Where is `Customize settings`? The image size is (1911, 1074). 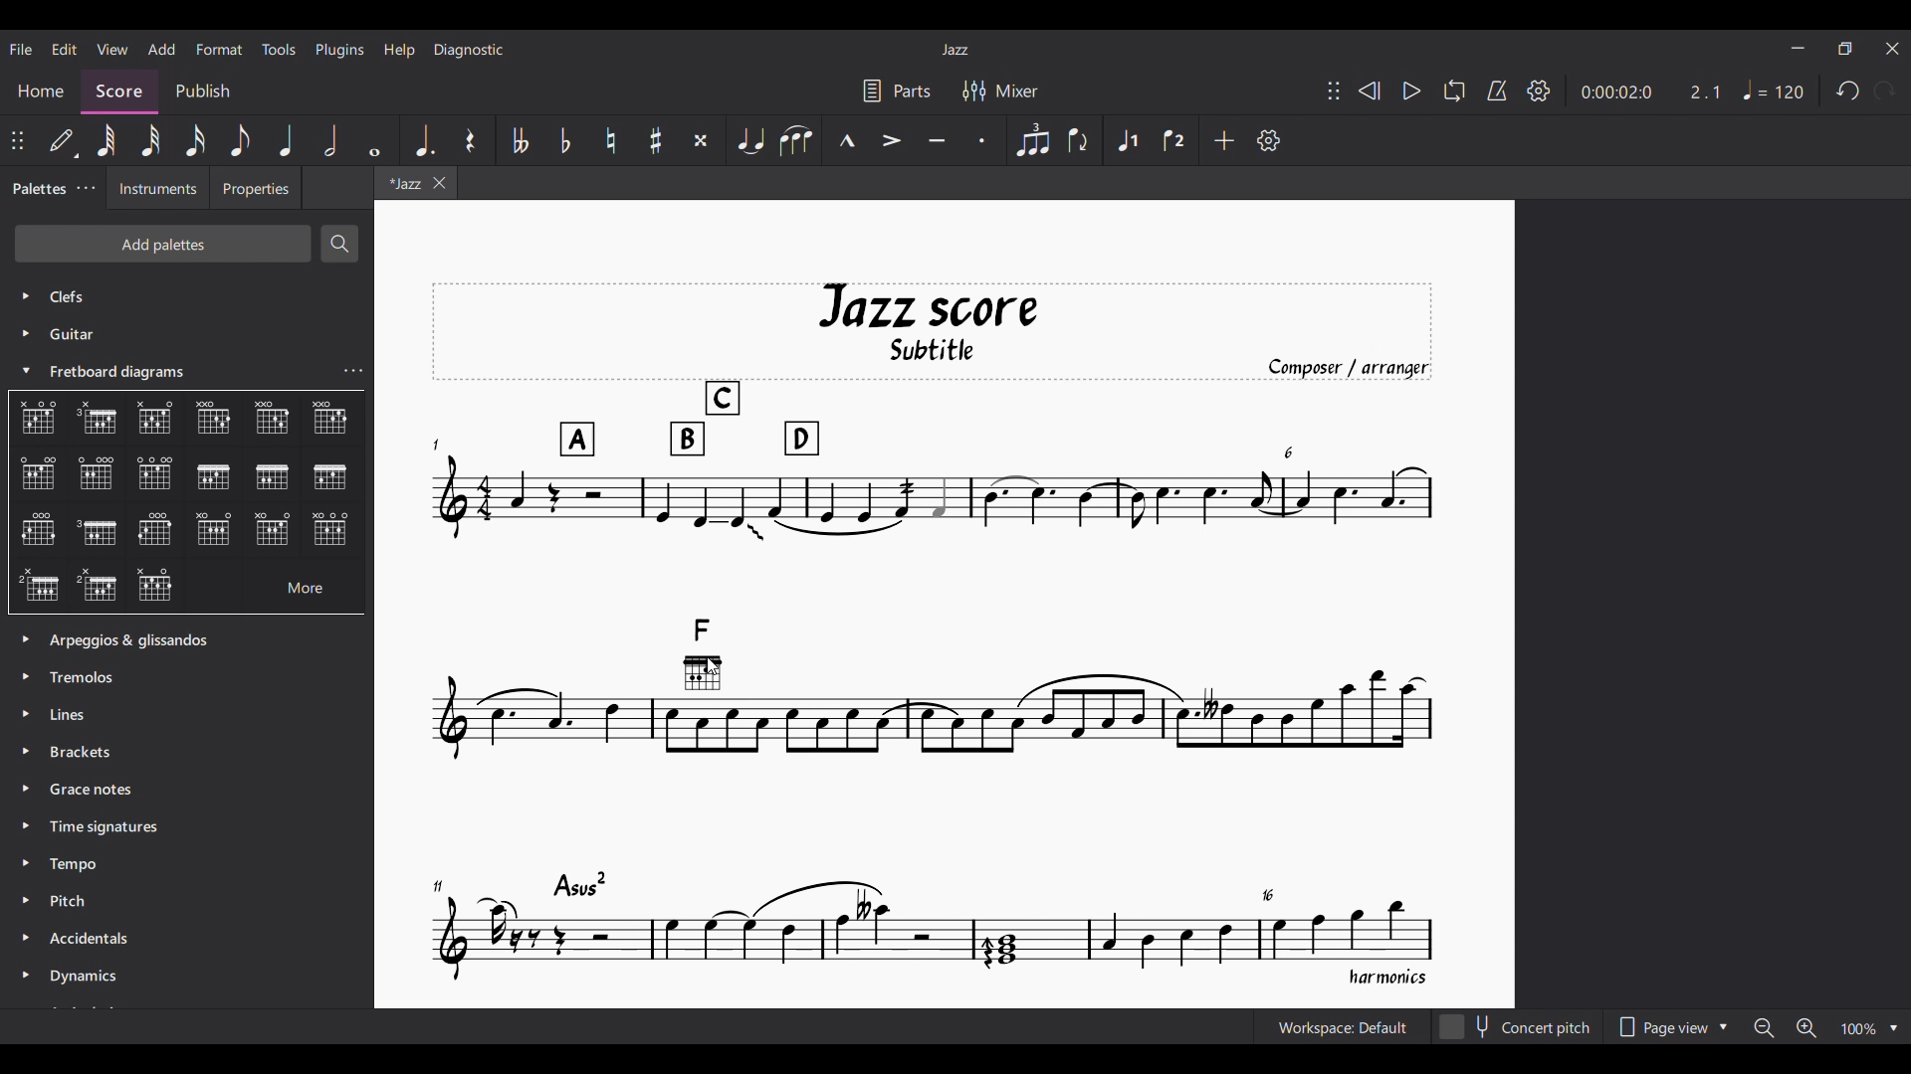 Customize settings is located at coordinates (1269, 140).